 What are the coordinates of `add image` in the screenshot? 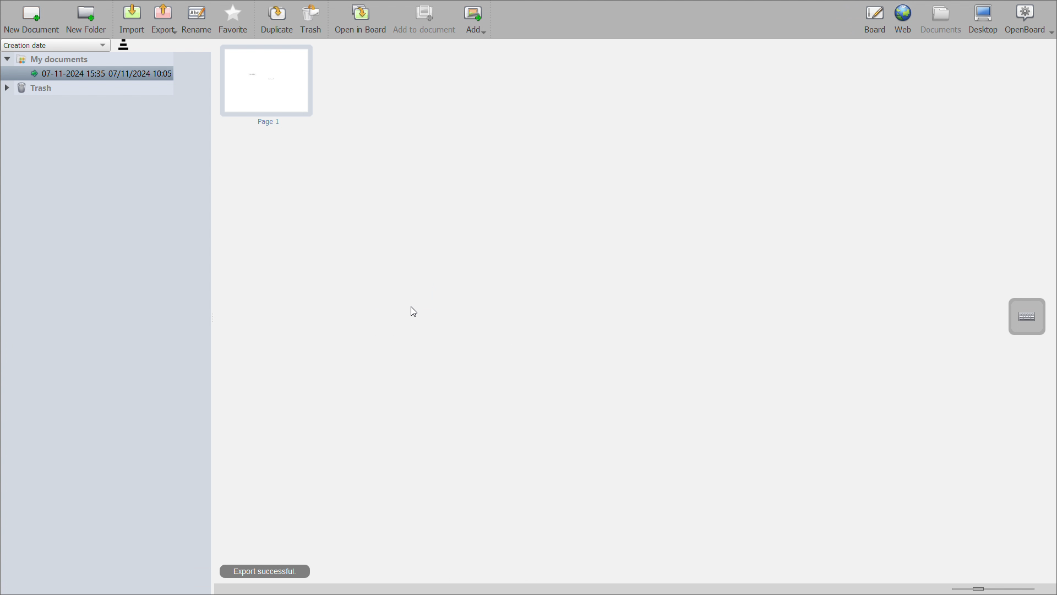 It's located at (475, 19).